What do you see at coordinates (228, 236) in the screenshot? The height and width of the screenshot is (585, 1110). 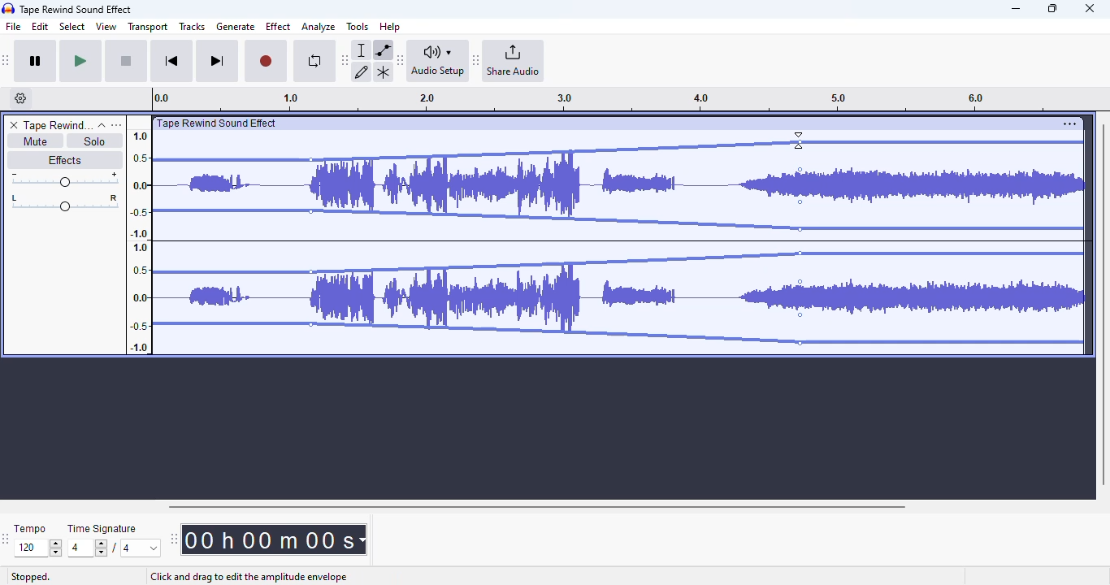 I see `Volume of the track reduced` at bounding box center [228, 236].